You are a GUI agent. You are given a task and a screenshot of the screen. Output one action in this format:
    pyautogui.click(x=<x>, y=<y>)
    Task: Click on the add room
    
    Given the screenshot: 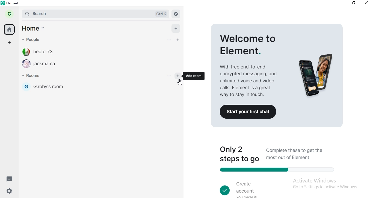 What is the action you would take?
    pyautogui.click(x=195, y=76)
    